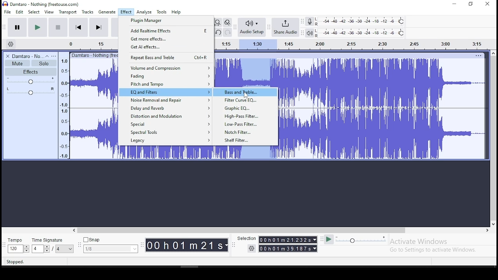 Image resolution: width=498 pixels, height=280 pixels. What do you see at coordinates (94, 110) in the screenshot?
I see `audio track` at bounding box center [94, 110].